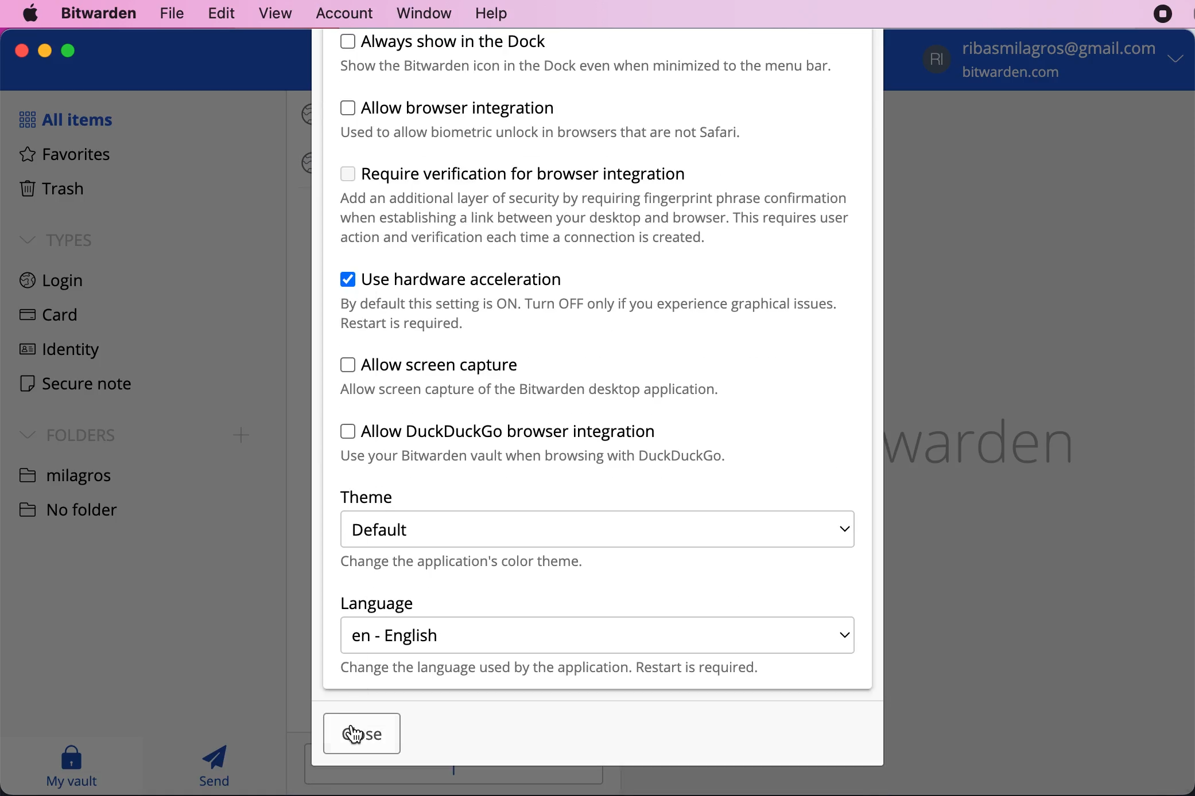 The width and height of the screenshot is (1195, 796). Describe the element at coordinates (564, 118) in the screenshot. I see `allow browser integration` at that location.